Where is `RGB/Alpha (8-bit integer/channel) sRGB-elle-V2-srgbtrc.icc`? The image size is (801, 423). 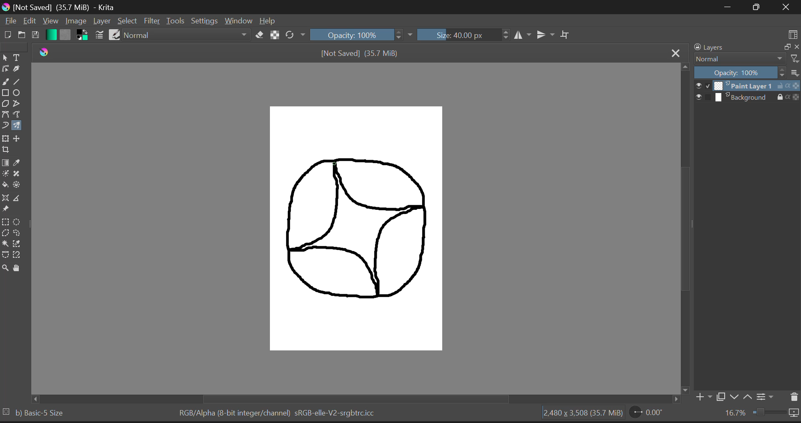
RGB/Alpha (8-bit integer/channel) sRGB-elle-V2-srgbtrc.icc is located at coordinates (290, 413).